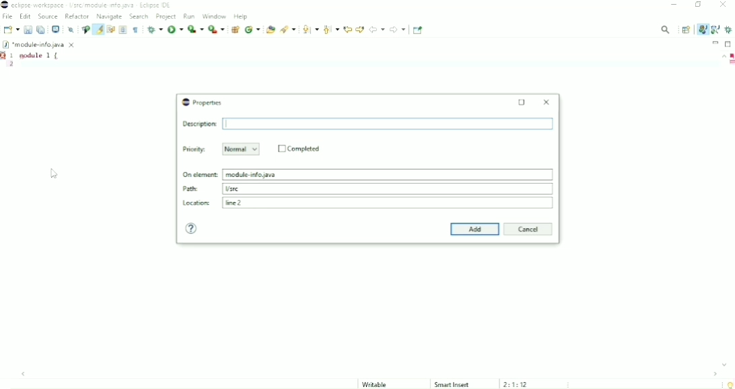  Describe the element at coordinates (40, 44) in the screenshot. I see `*module-info.java` at that location.